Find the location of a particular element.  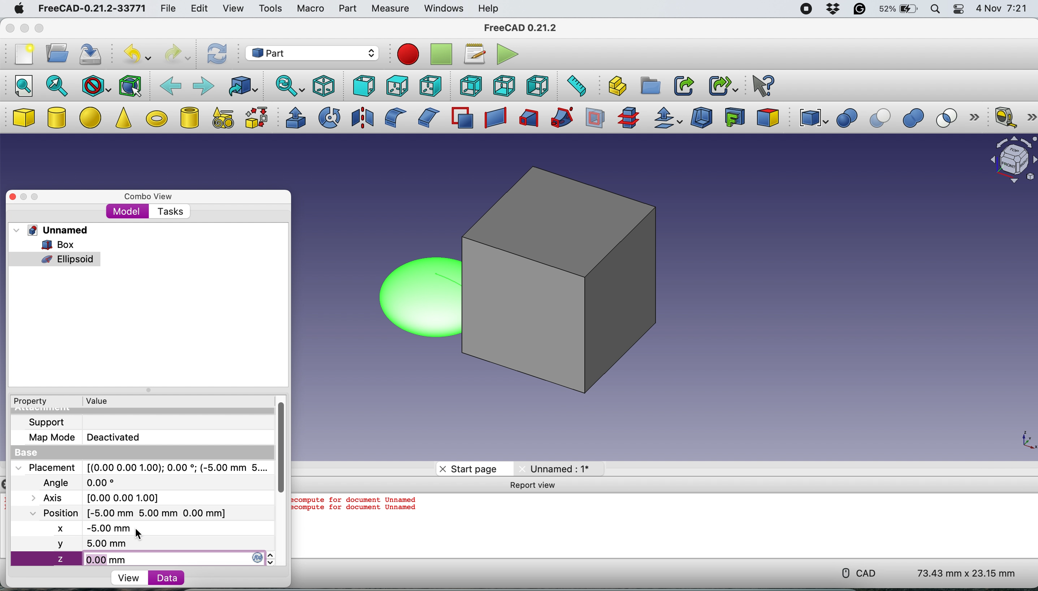

windows is located at coordinates (443, 9).